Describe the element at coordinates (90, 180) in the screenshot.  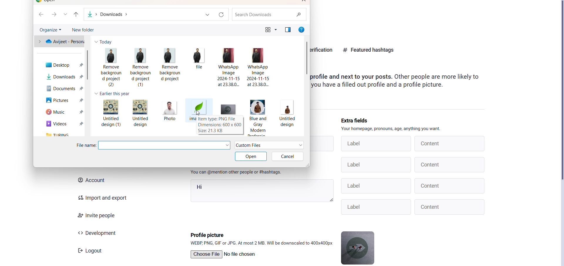
I see `account` at that location.